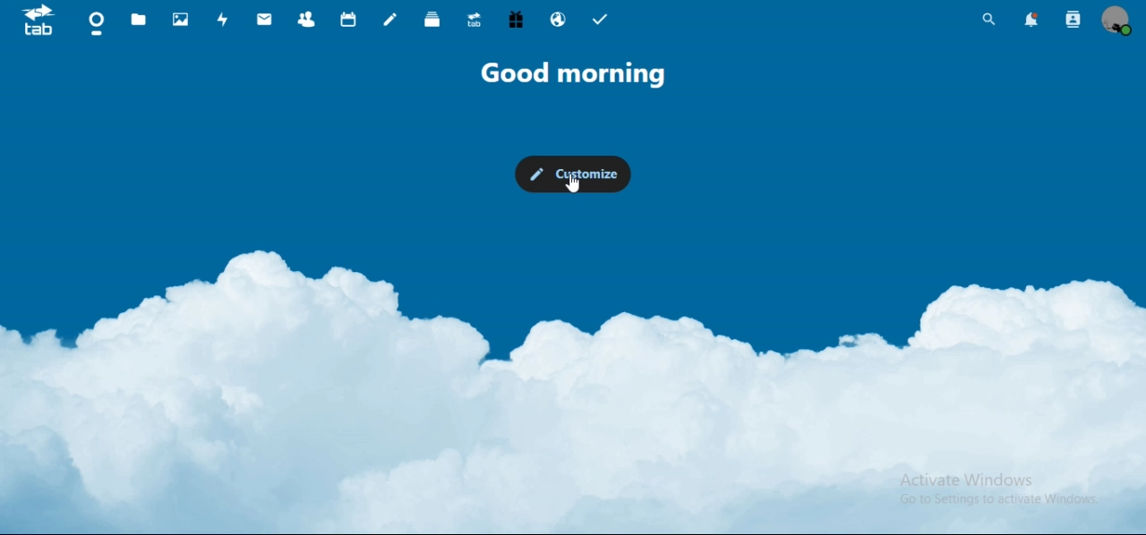 This screenshot has height=535, width=1146. Describe the element at coordinates (475, 21) in the screenshot. I see `upgrade` at that location.